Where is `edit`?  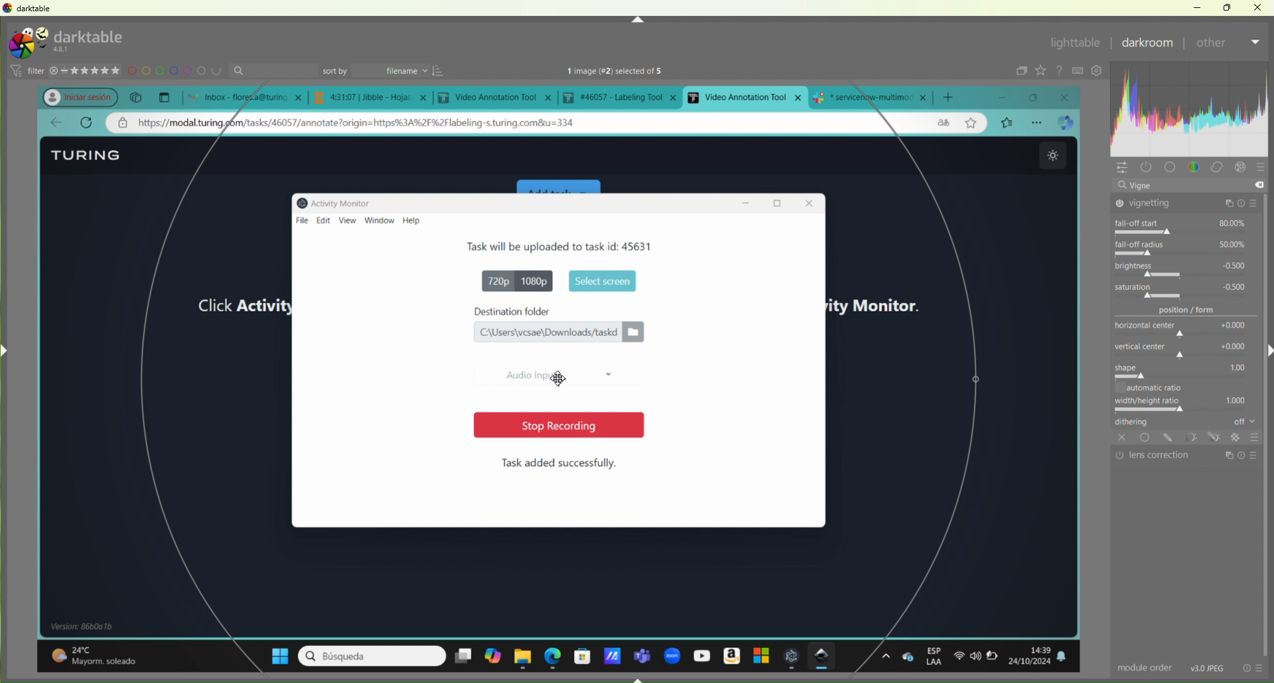
edit is located at coordinates (326, 218).